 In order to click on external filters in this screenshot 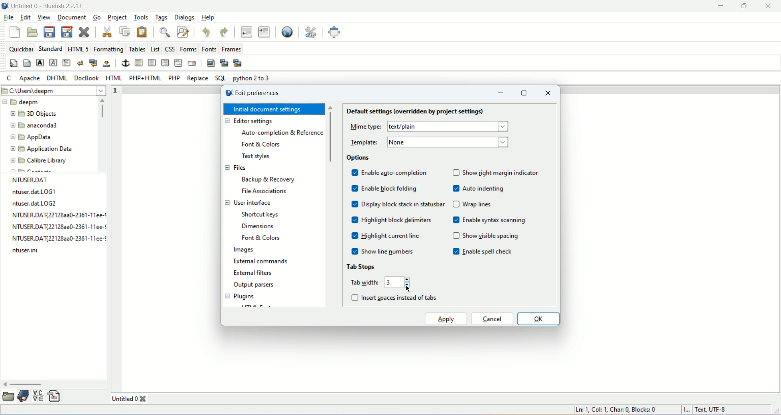, I will do `click(253, 272)`.